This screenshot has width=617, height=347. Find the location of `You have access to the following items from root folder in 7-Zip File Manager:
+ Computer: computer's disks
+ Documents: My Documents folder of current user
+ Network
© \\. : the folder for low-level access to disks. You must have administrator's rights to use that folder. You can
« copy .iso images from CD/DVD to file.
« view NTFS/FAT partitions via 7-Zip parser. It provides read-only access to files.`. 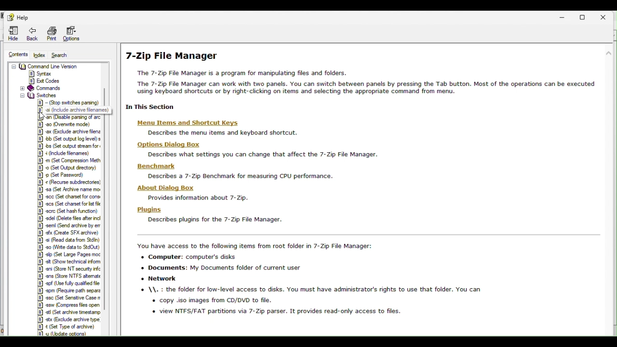

You have access to the following items from root folder in 7-Zip File Manager:
+ Computer: computer's disks
+ Documents: My Documents folder of current user
+ Network
© \\. : the folder for low-level access to disks. You must have administrator's rights to use that folder. You can
« copy .iso images from CD/DVD to file.
« view NTFS/FAT partitions via 7-Zip parser. It provides read-only access to files. is located at coordinates (307, 280).